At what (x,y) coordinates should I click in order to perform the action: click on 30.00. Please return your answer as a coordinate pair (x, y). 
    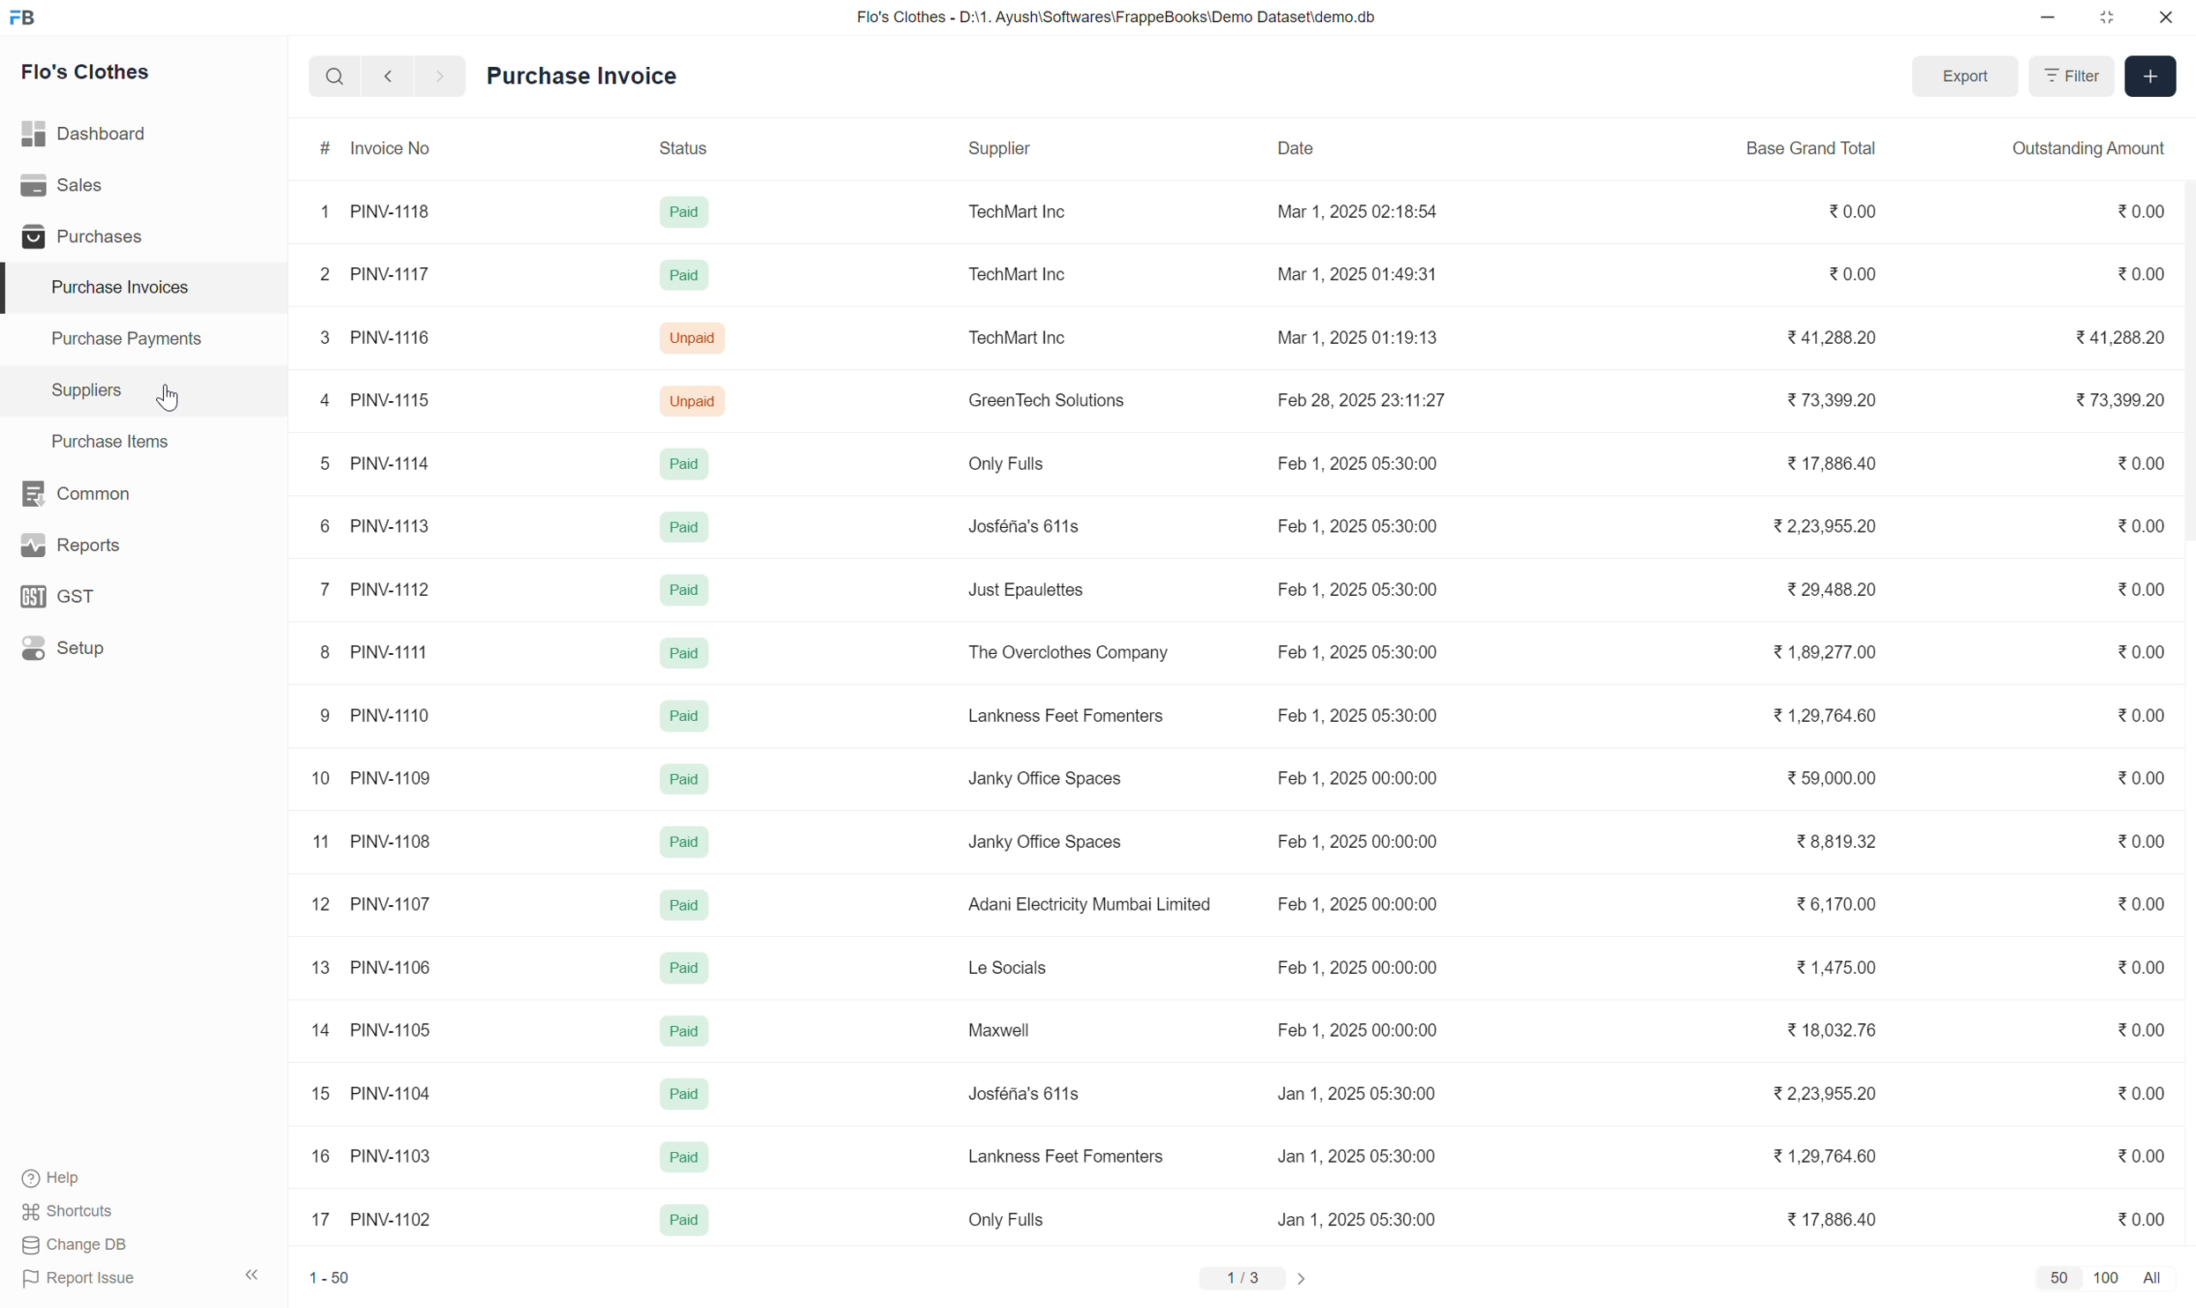
    Looking at the image, I should click on (2133, 650).